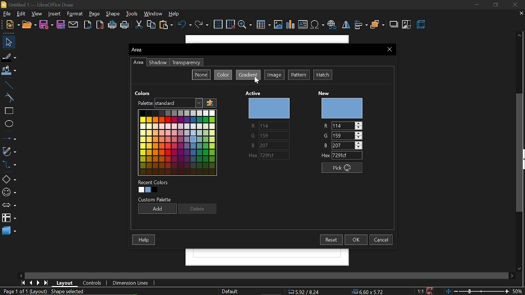 This screenshot has width=525, height=295. Describe the element at coordinates (323, 75) in the screenshot. I see `hatch` at that location.